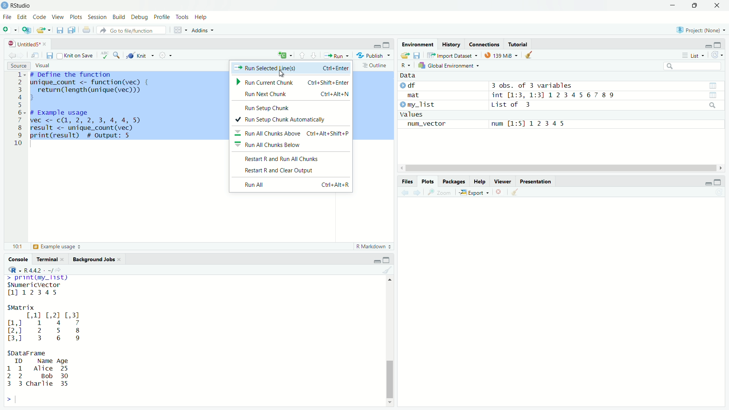  What do you see at coordinates (88, 107) in the screenshot?
I see `# Define the function
inique_count <- function(vec) {
return(length (unique (vec)))

J

¢ Example usage

vec <- c(1, 2, 2, 3, 4, 4, 5
result <- unique_count (vec)
orint(result) # output: 5` at bounding box center [88, 107].